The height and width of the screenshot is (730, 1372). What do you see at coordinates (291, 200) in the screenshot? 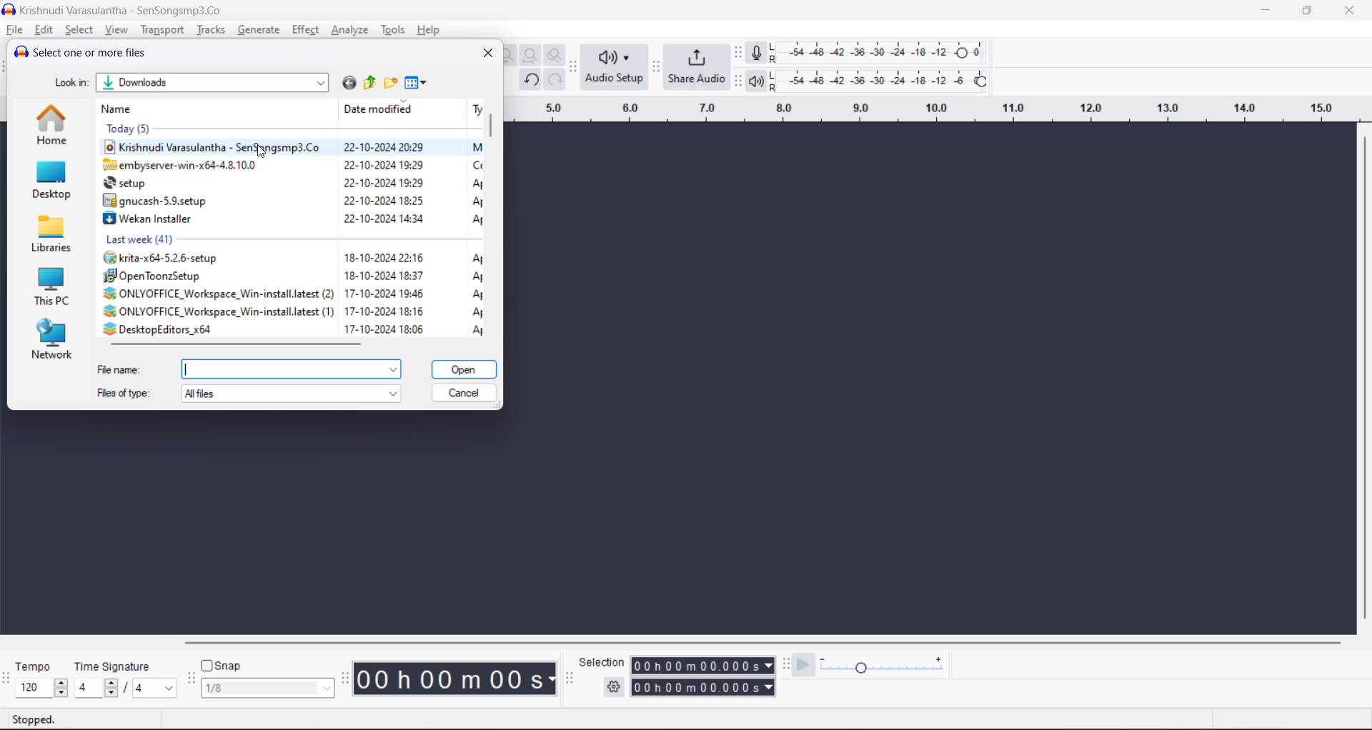
I see `8 gnucash-5.9.setup 22-10-2024 18:25 Ap` at bounding box center [291, 200].